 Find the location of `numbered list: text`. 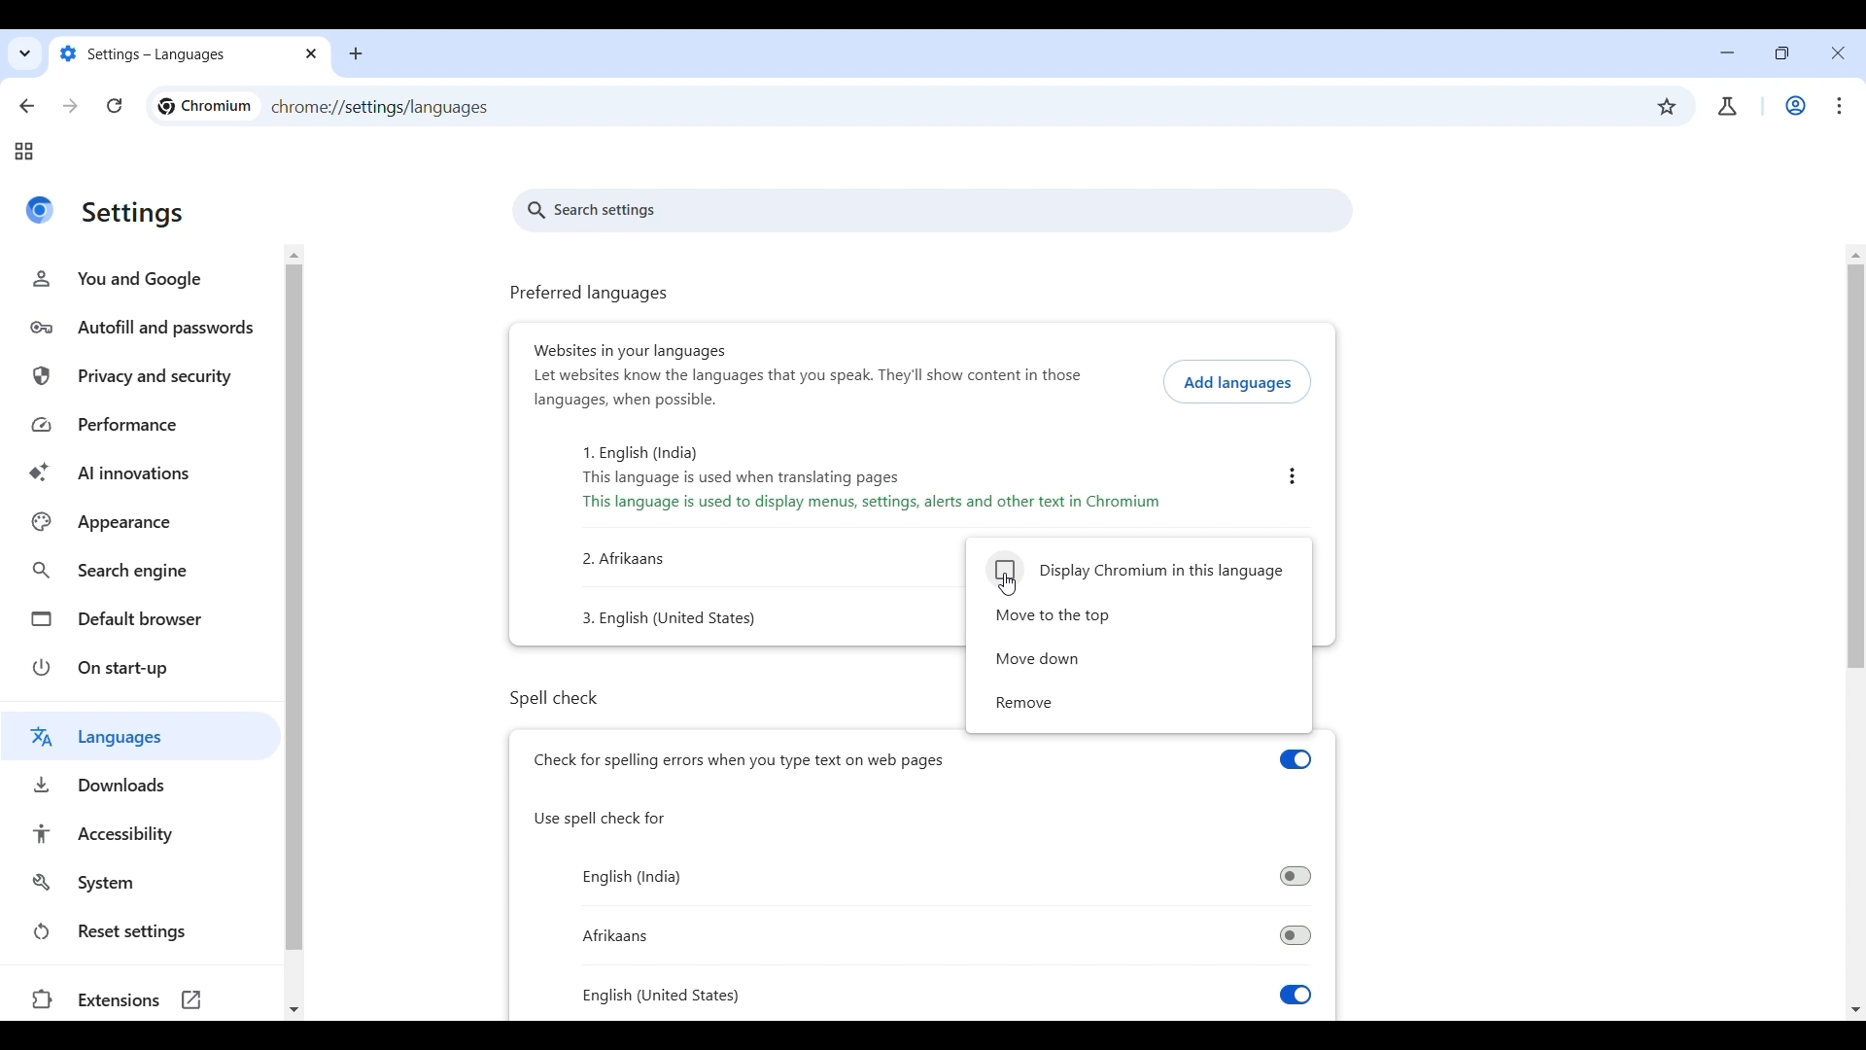

numbered list: text is located at coordinates (679, 619).